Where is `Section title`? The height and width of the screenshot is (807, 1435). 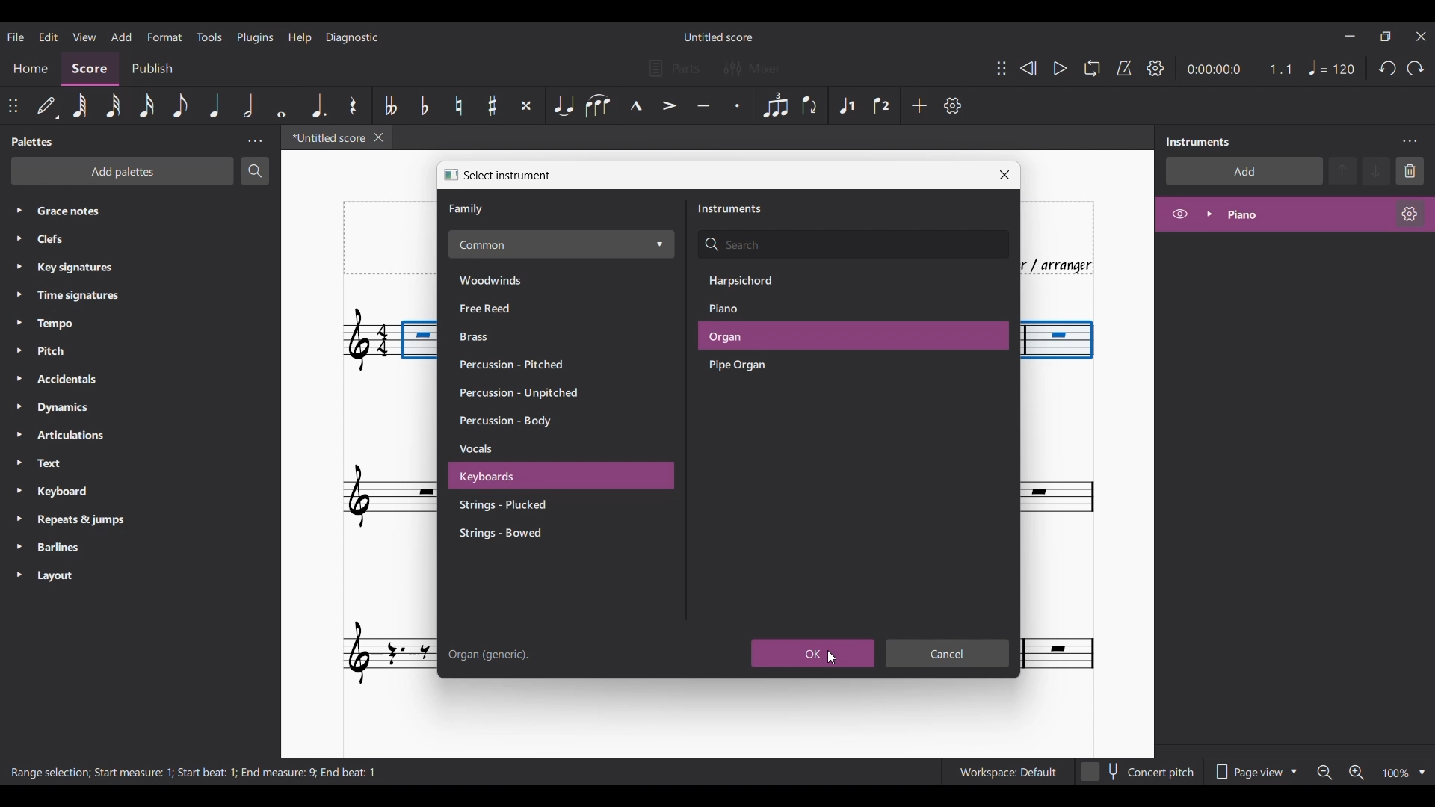 Section title is located at coordinates (730, 208).